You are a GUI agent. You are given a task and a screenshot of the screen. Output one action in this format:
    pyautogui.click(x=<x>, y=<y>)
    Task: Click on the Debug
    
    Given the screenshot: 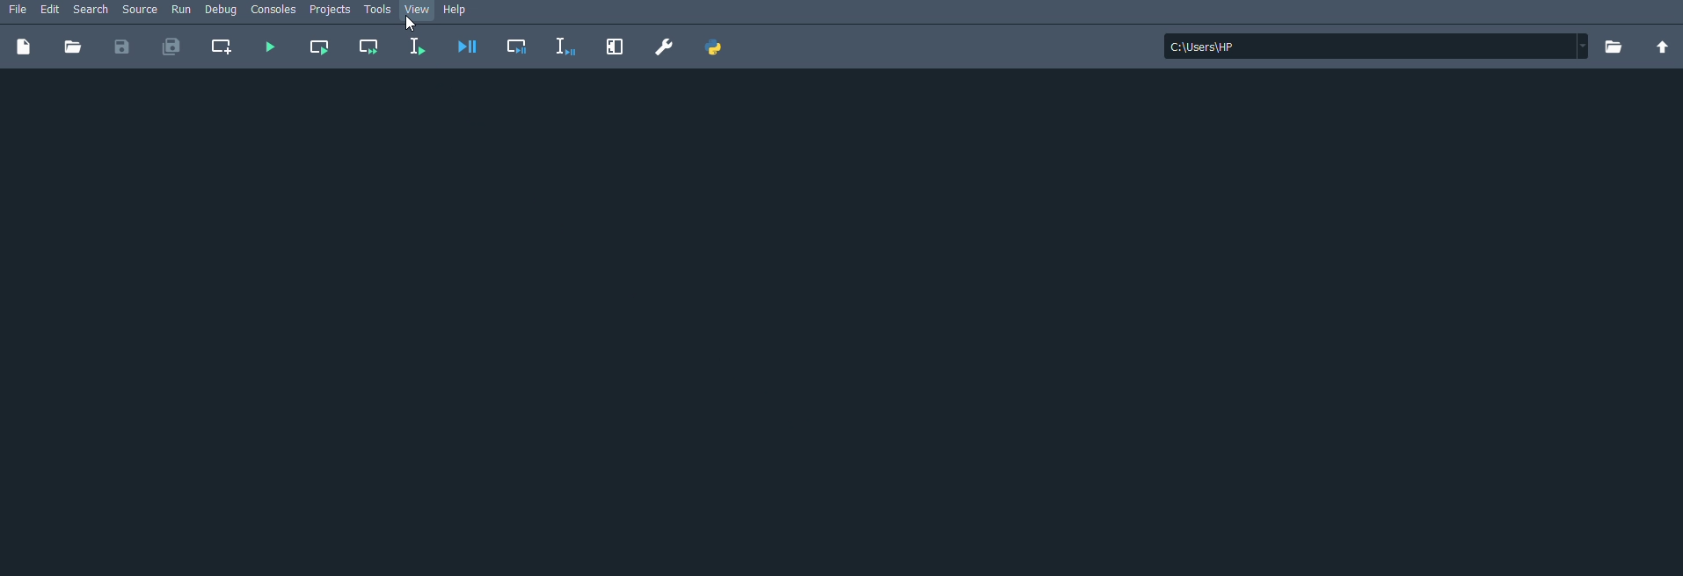 What is the action you would take?
    pyautogui.click(x=222, y=11)
    